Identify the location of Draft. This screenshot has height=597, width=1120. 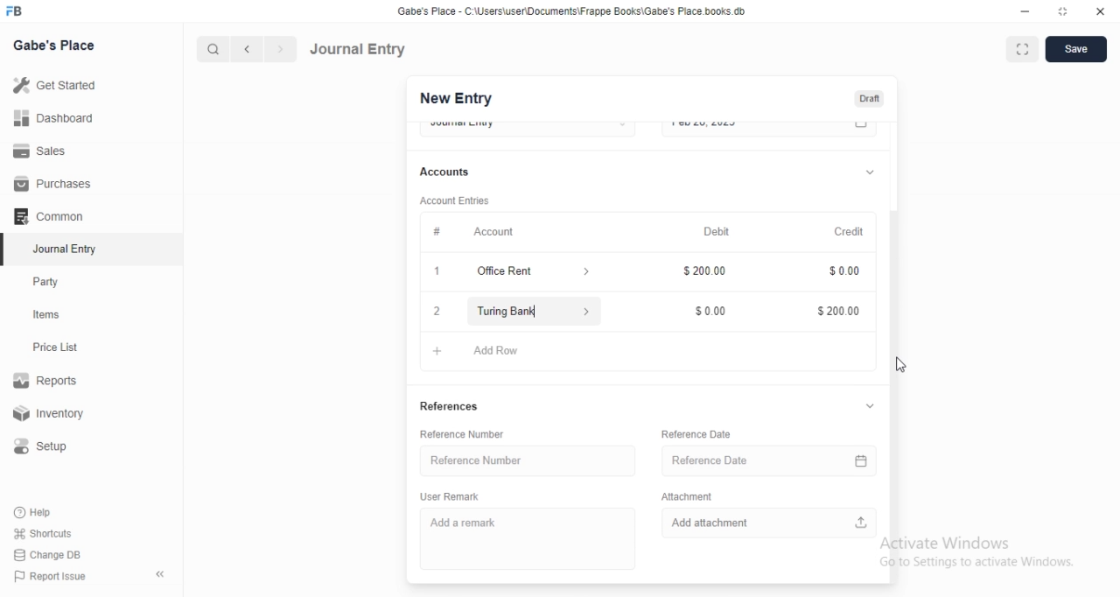
(869, 99).